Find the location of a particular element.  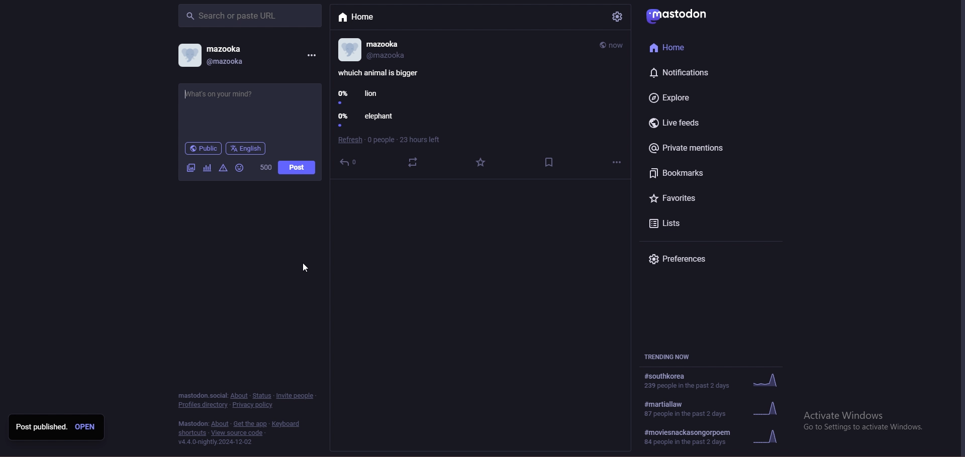

Home is located at coordinates (671, 47).